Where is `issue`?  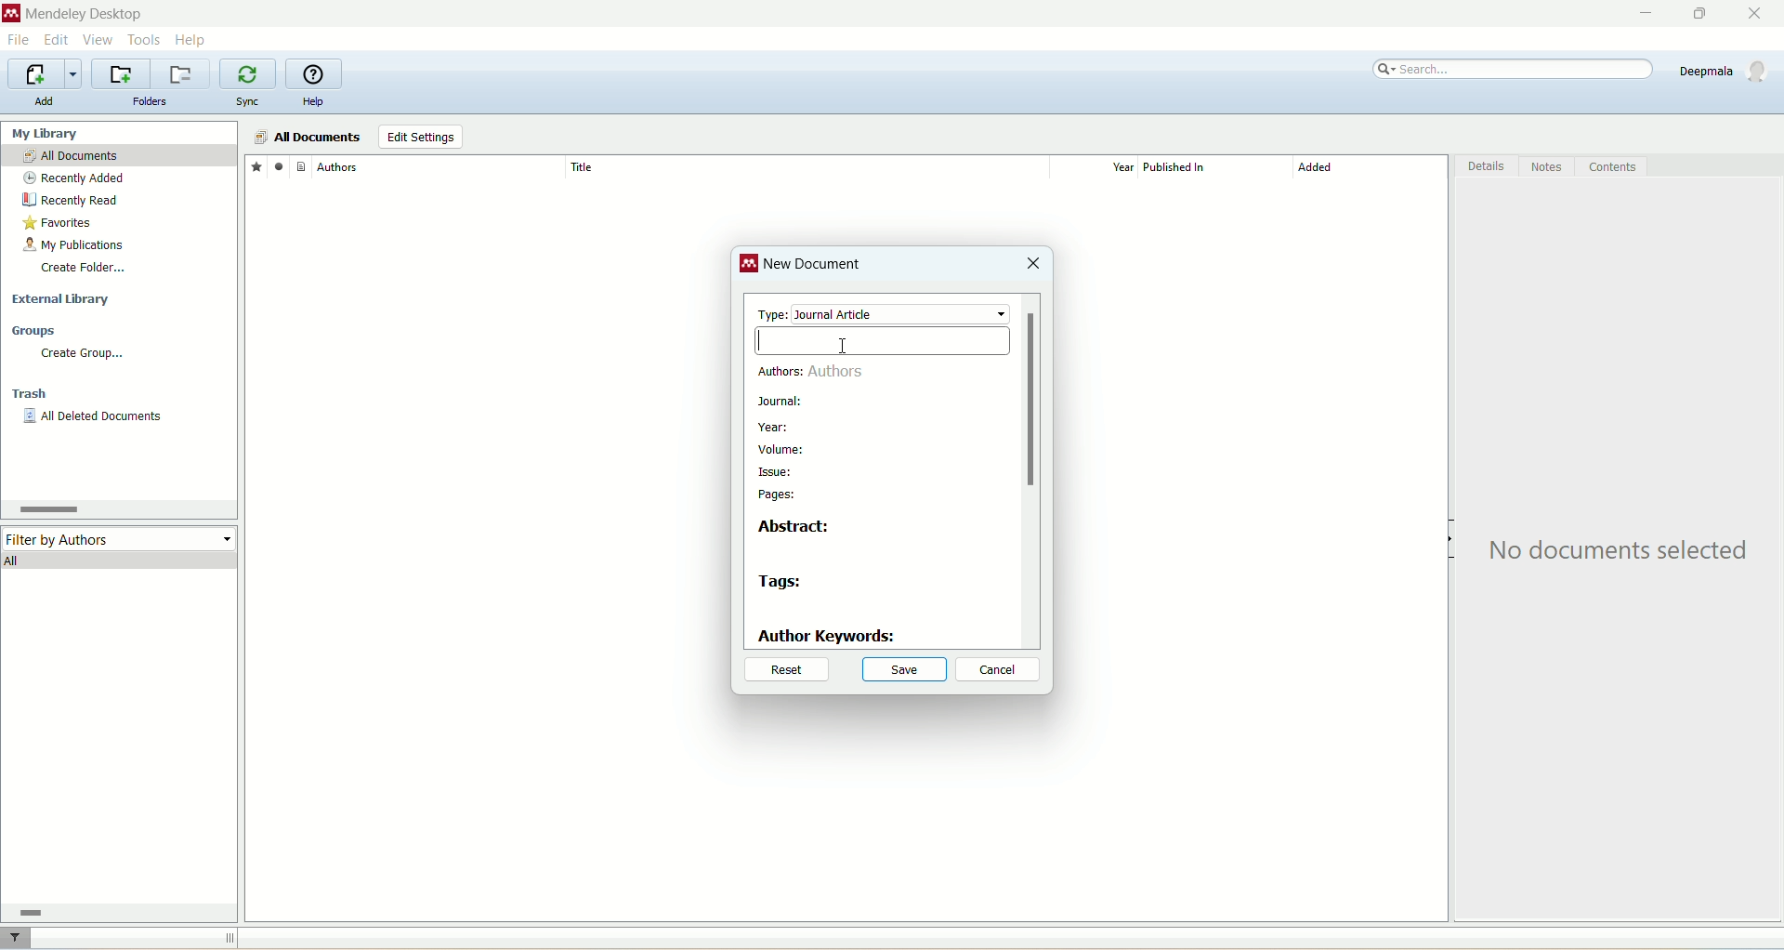 issue is located at coordinates (776, 474).